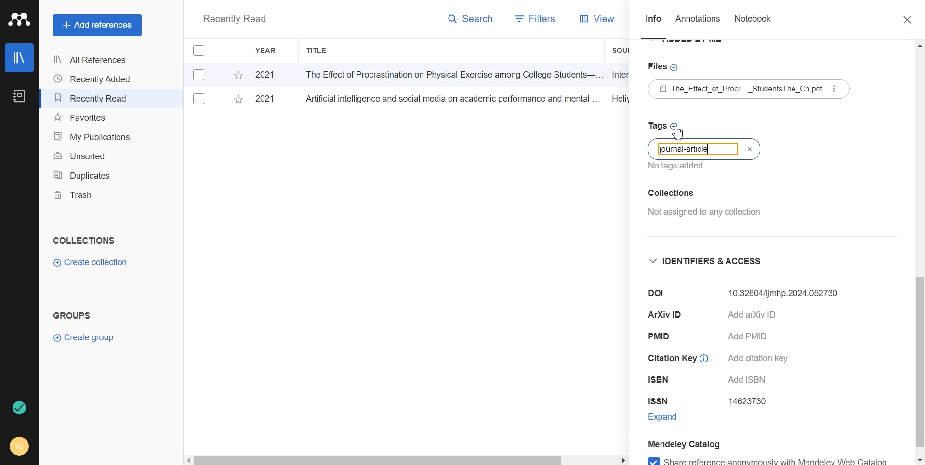 This screenshot has width=925, height=465. What do you see at coordinates (84, 240) in the screenshot?
I see `Collections` at bounding box center [84, 240].